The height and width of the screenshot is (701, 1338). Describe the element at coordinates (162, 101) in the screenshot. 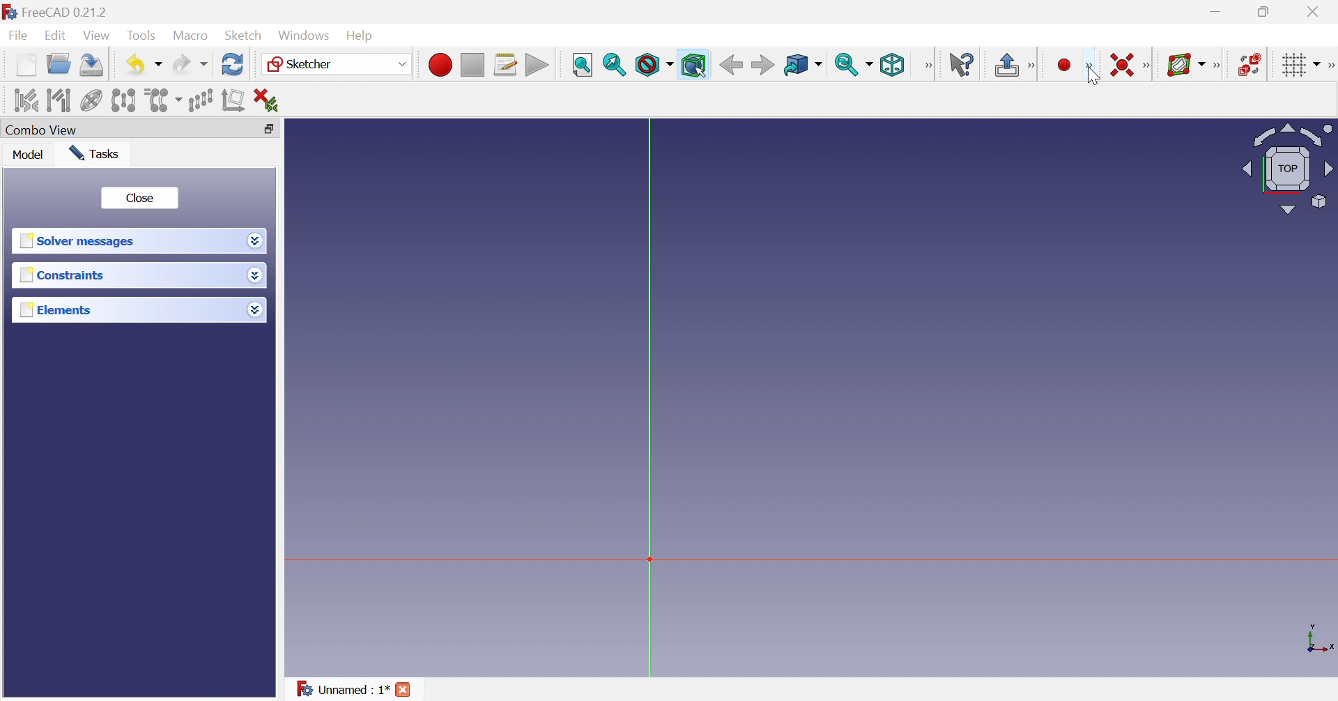

I see `Clone` at that location.